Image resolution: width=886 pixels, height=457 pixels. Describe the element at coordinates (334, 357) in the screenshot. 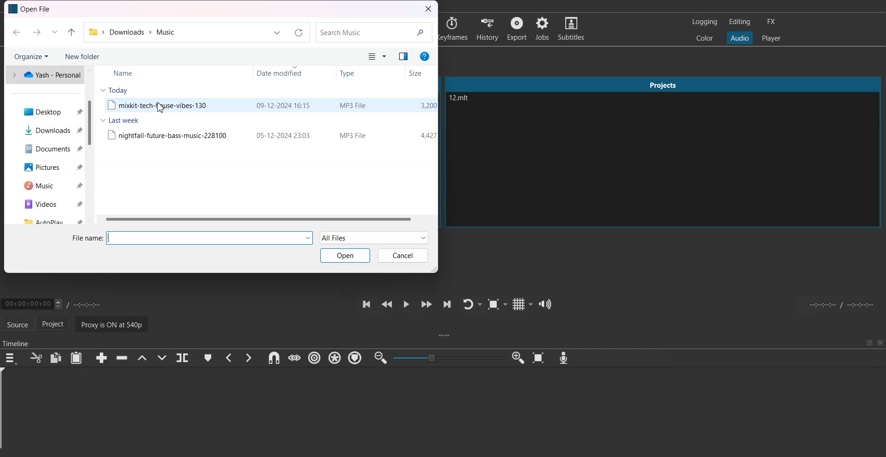

I see `Ripple all track` at that location.